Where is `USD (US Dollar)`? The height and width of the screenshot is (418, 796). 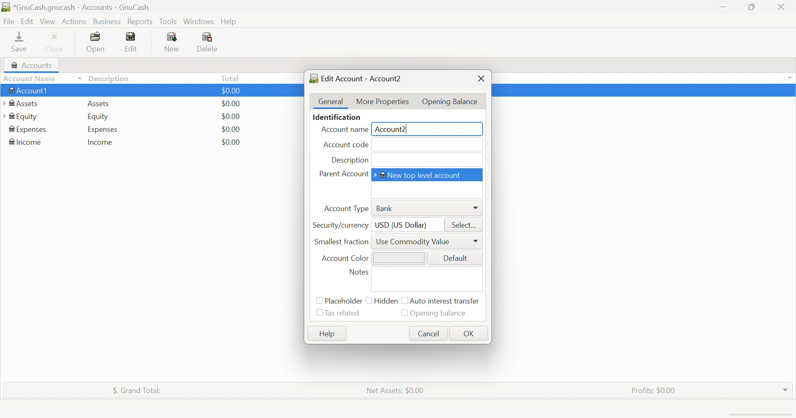 USD (US Dollar) is located at coordinates (402, 226).